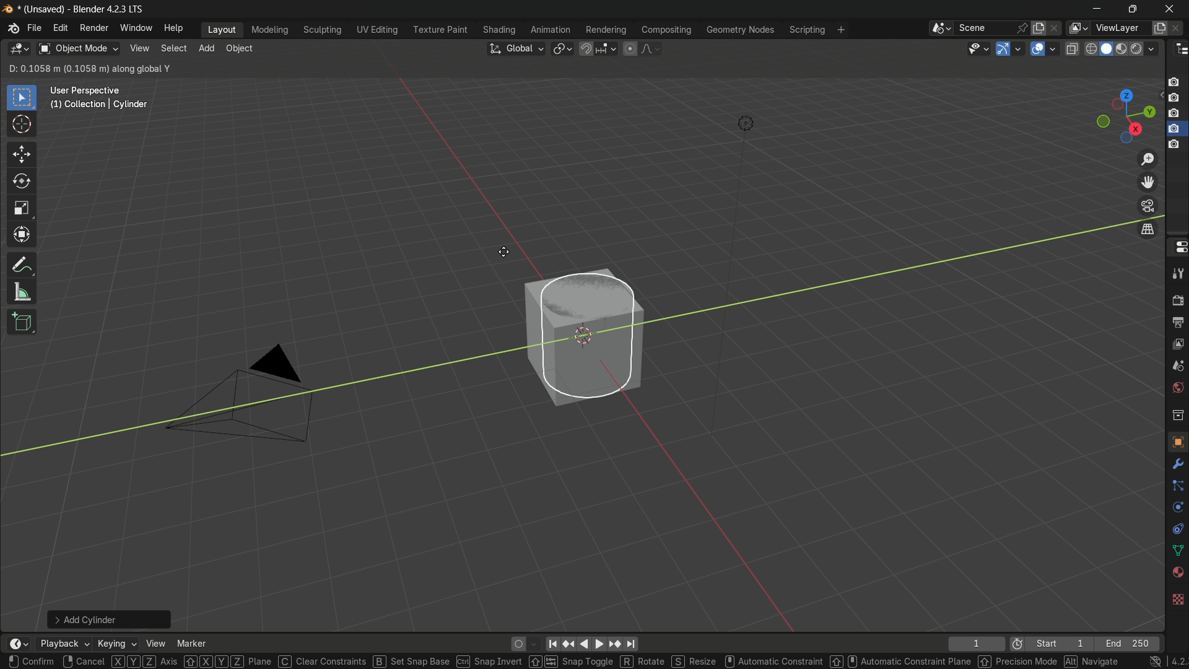 This screenshot has height=669, width=1189. What do you see at coordinates (516, 48) in the screenshot?
I see `transformation orientation` at bounding box center [516, 48].